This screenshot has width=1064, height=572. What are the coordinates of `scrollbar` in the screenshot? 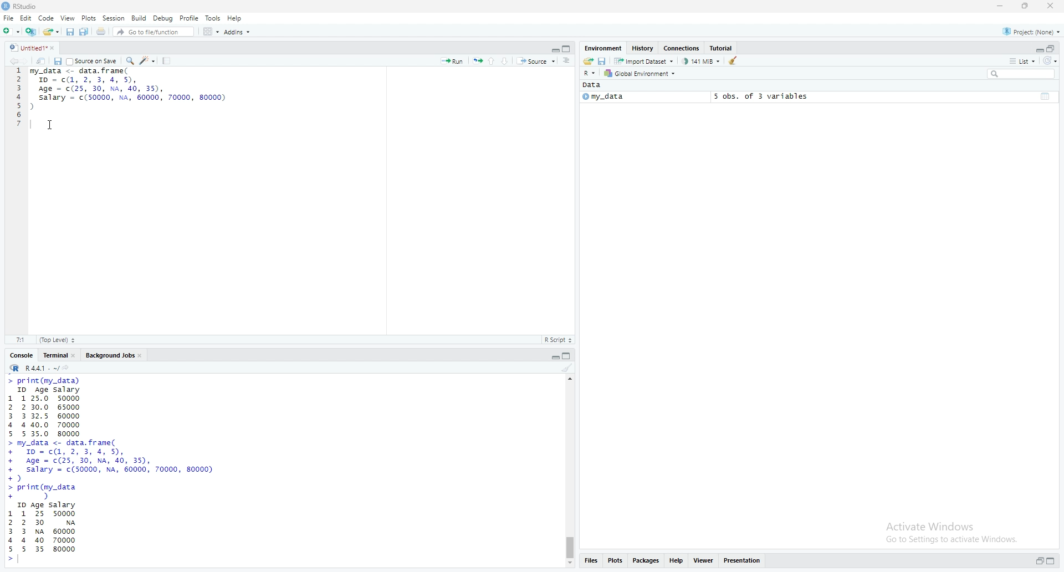 It's located at (570, 471).